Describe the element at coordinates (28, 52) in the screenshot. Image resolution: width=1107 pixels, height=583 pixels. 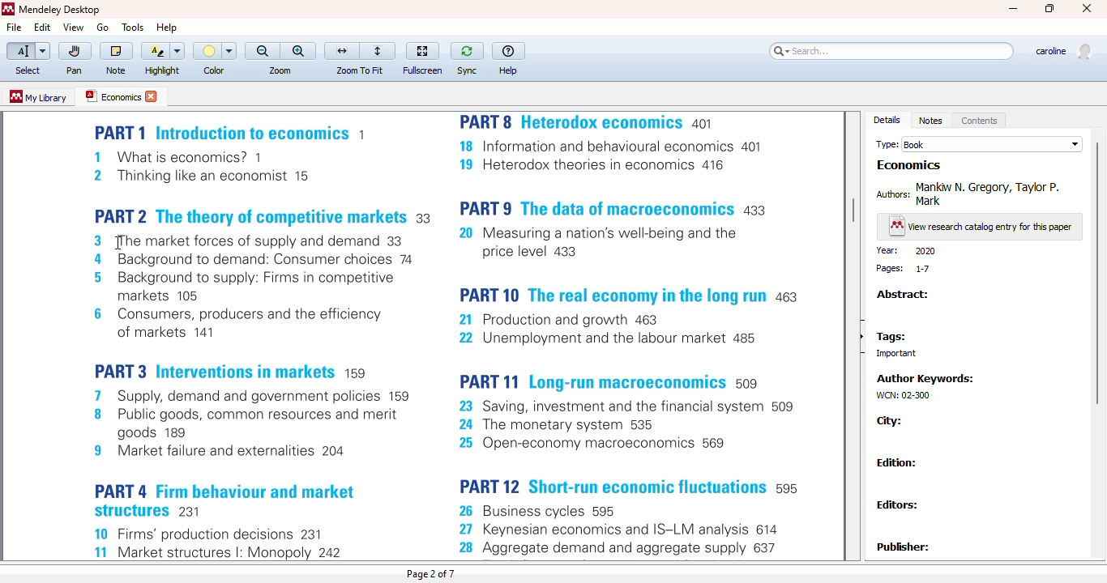
I see `select` at that location.